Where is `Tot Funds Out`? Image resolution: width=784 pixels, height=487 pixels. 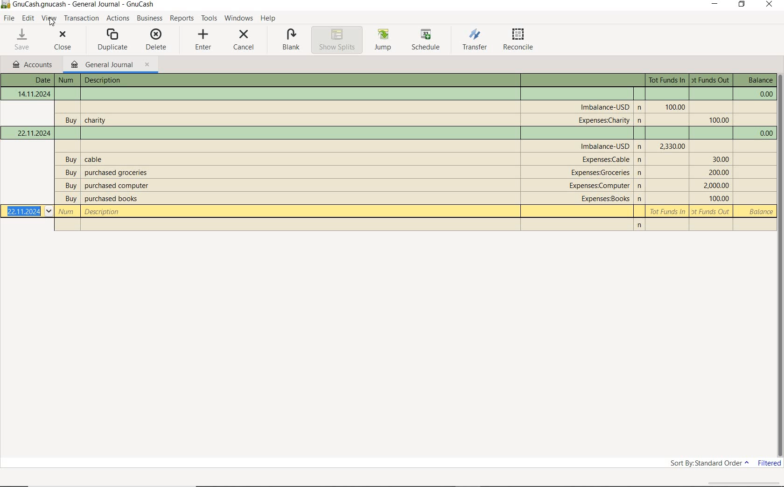 Tot Funds Out is located at coordinates (718, 199).